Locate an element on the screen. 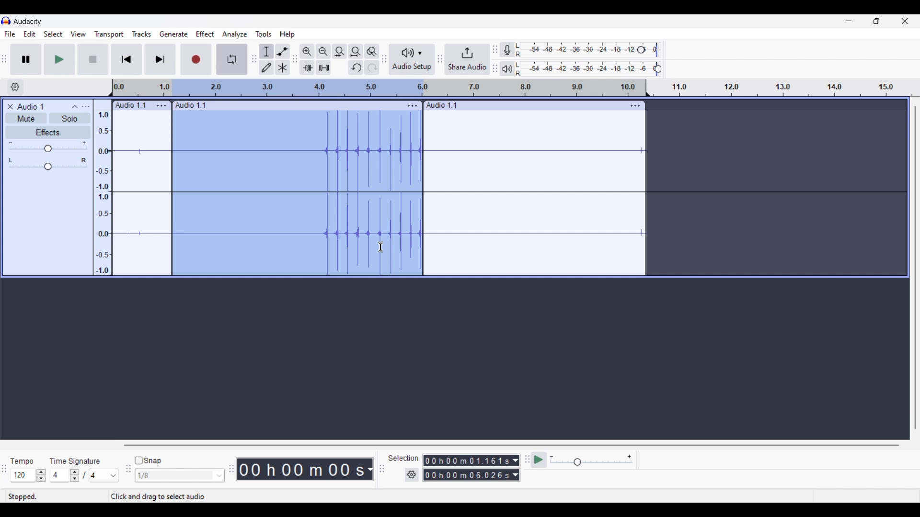 The width and height of the screenshot is (920, 517). Edit menu is located at coordinates (30, 34).